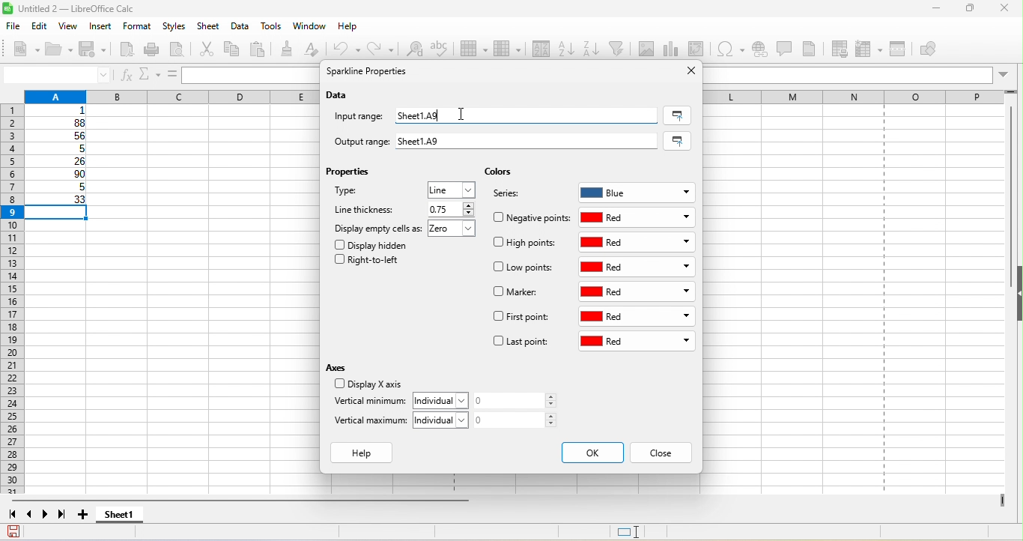 The width and height of the screenshot is (1023, 541). I want to click on print preview, so click(182, 50).